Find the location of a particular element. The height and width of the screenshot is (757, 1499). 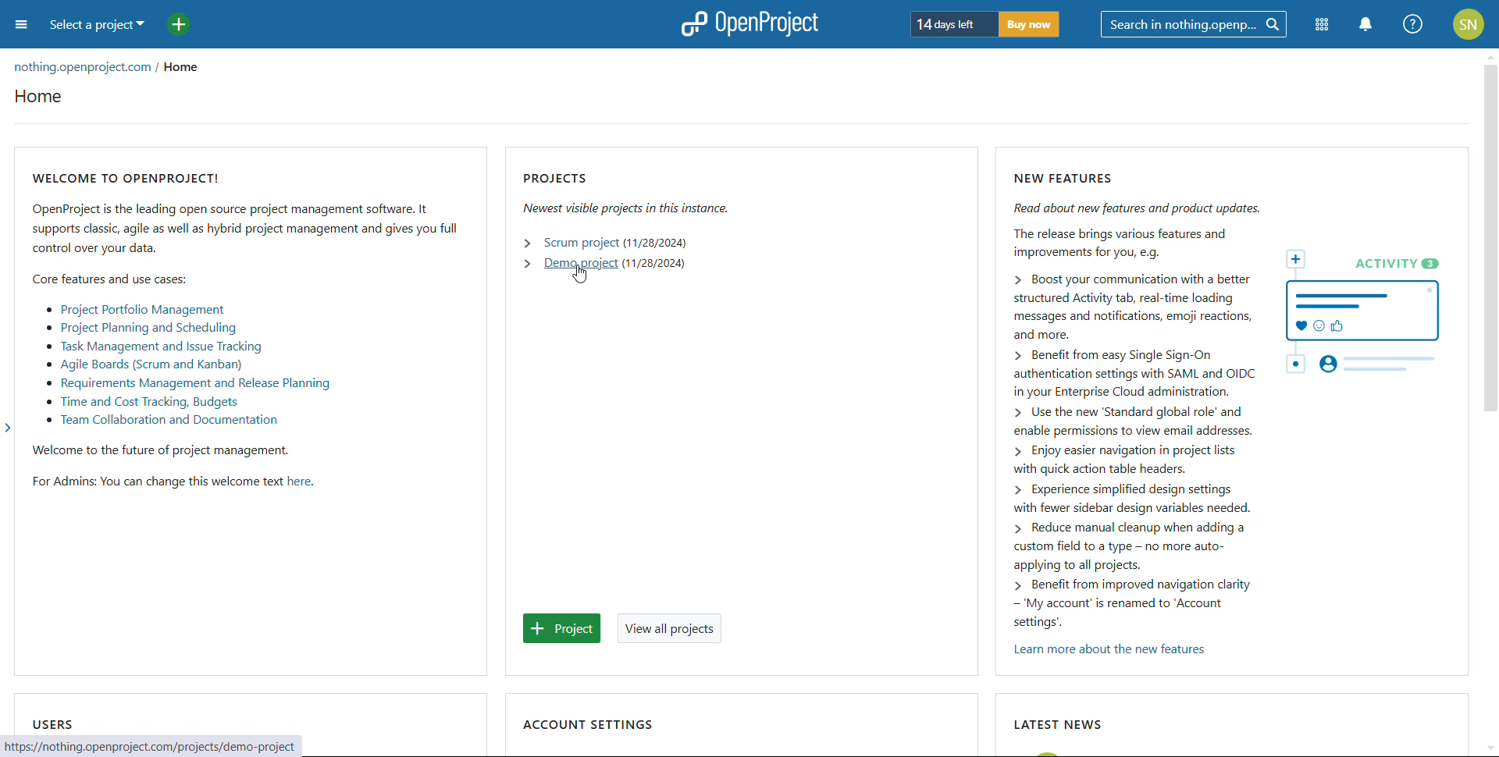

view all projects is located at coordinates (670, 628).